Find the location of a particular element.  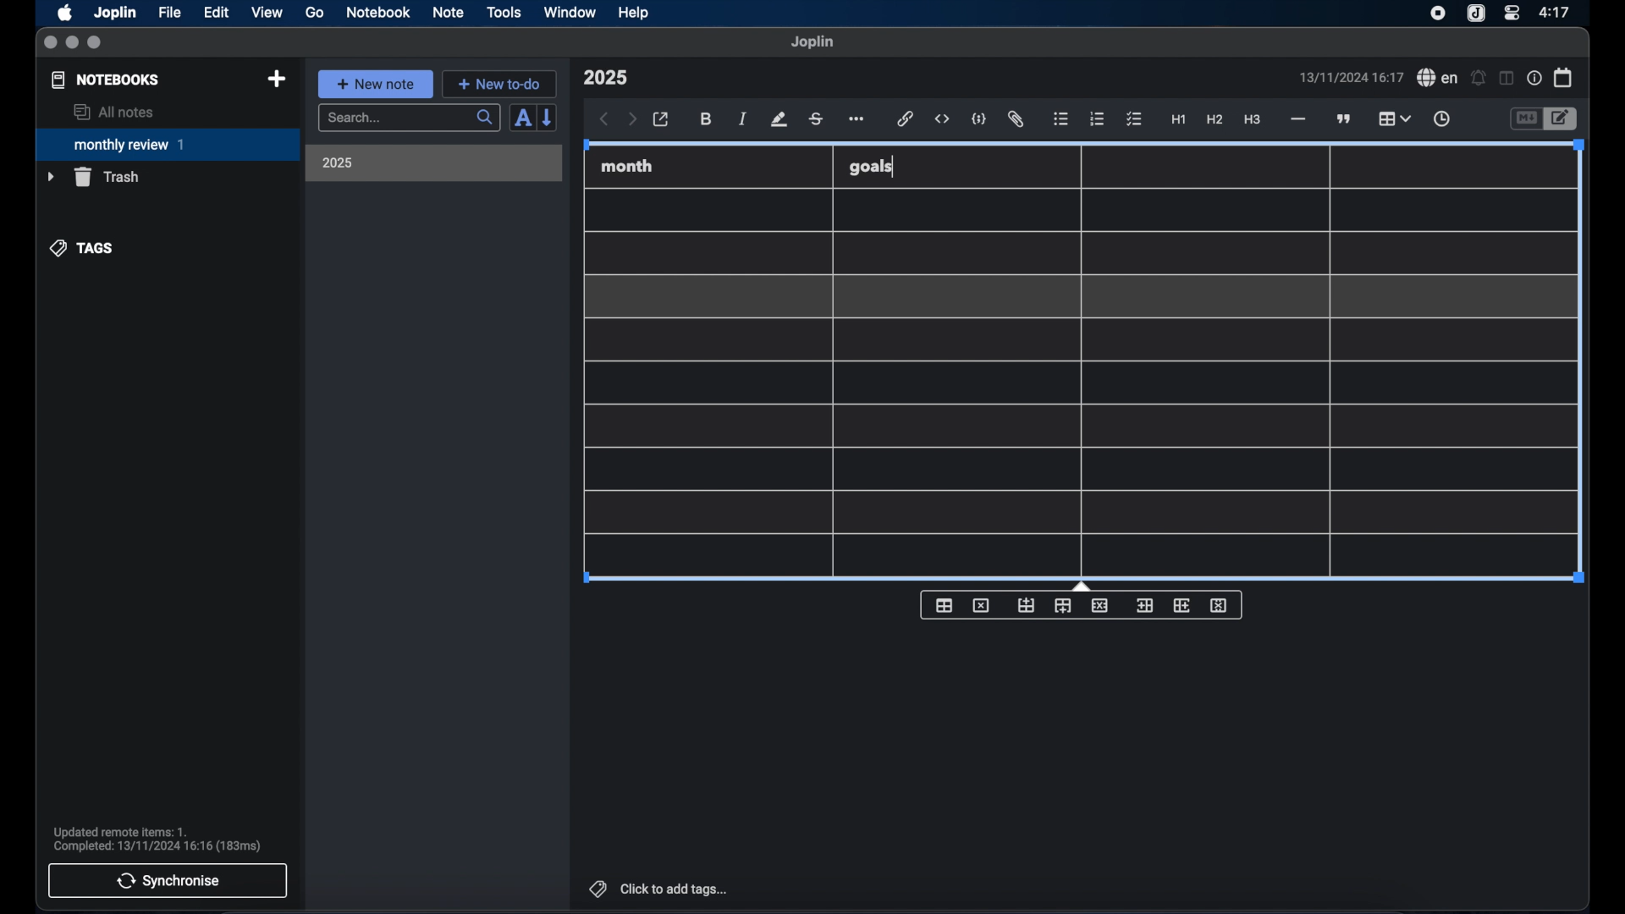

click to add tags is located at coordinates (660, 889).